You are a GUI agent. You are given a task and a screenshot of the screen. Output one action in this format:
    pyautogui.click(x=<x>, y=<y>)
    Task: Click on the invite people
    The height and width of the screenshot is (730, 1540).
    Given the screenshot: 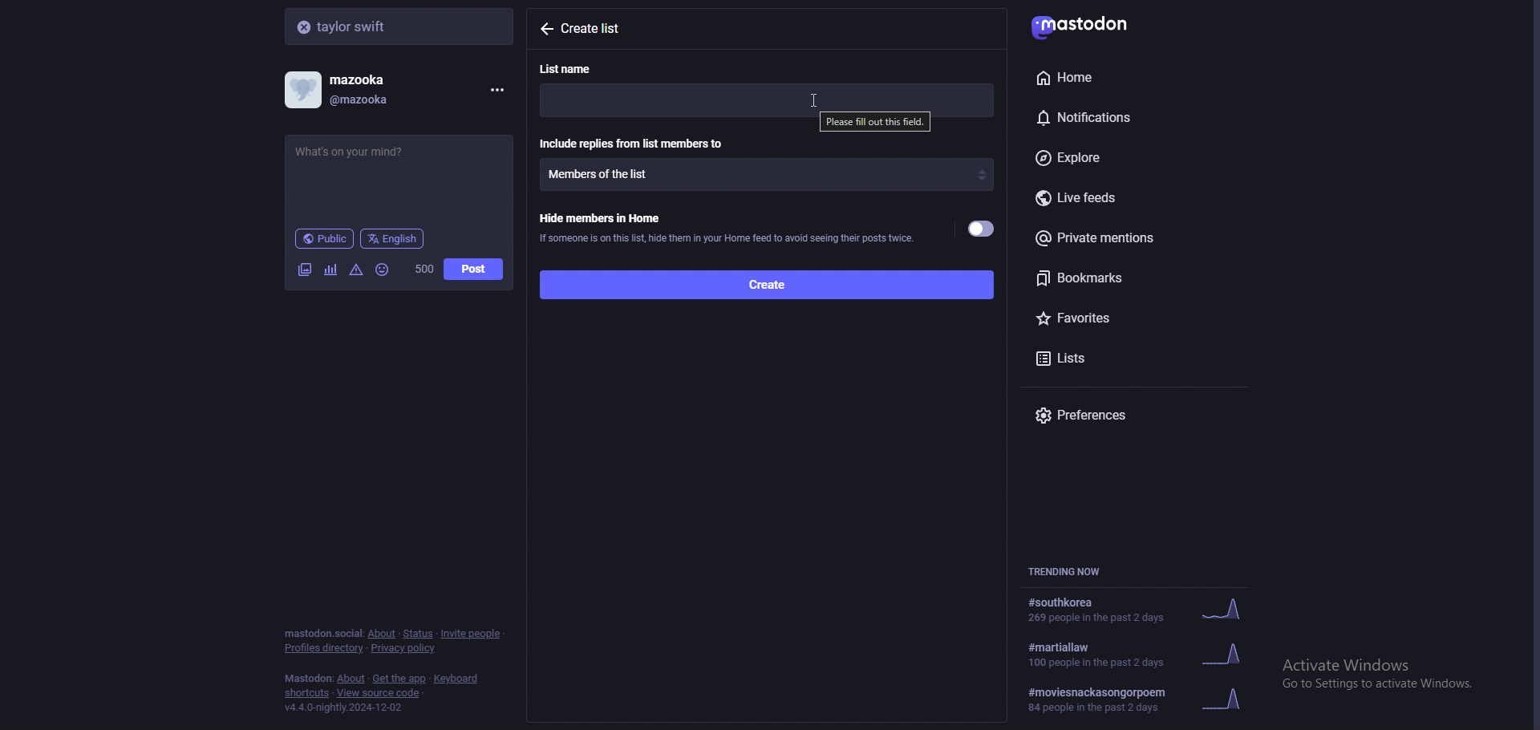 What is the action you would take?
    pyautogui.click(x=472, y=633)
    